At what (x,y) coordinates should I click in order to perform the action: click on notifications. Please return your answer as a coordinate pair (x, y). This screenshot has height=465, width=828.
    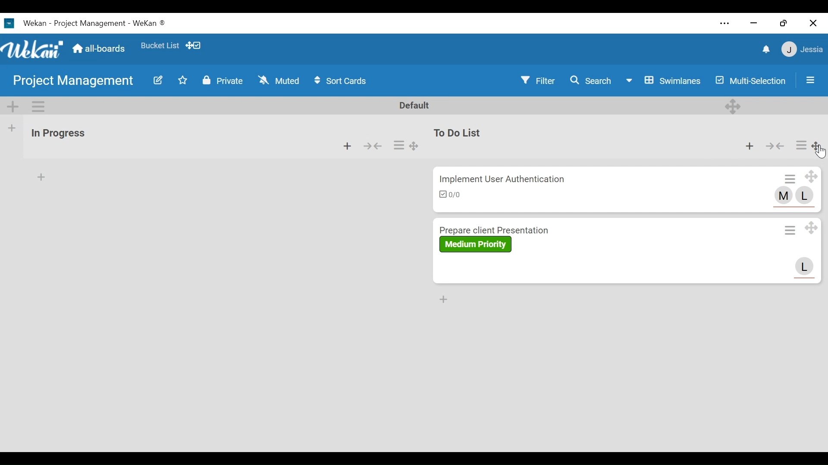
    Looking at the image, I should click on (765, 50).